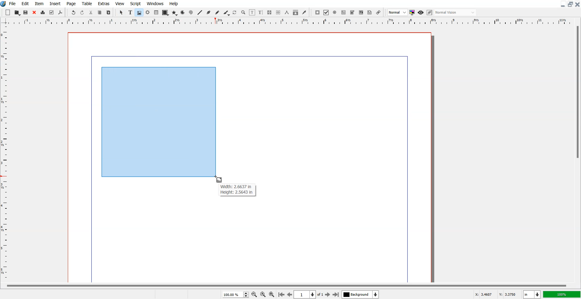 The image size is (581, 299). I want to click on Edit in preview mode, so click(430, 12).